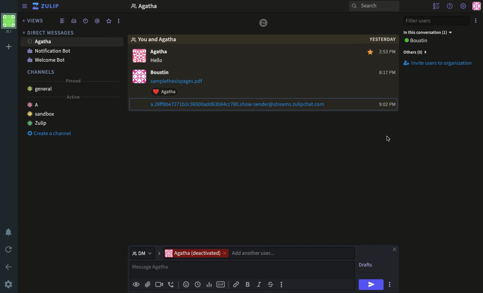 This screenshot has height=293, width=483. Describe the element at coordinates (171, 284) in the screenshot. I see `Voice call` at that location.